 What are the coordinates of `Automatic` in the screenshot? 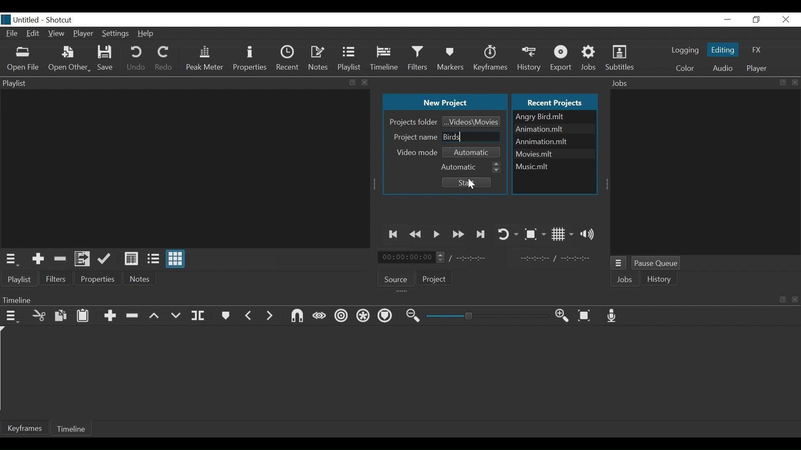 It's located at (471, 166).